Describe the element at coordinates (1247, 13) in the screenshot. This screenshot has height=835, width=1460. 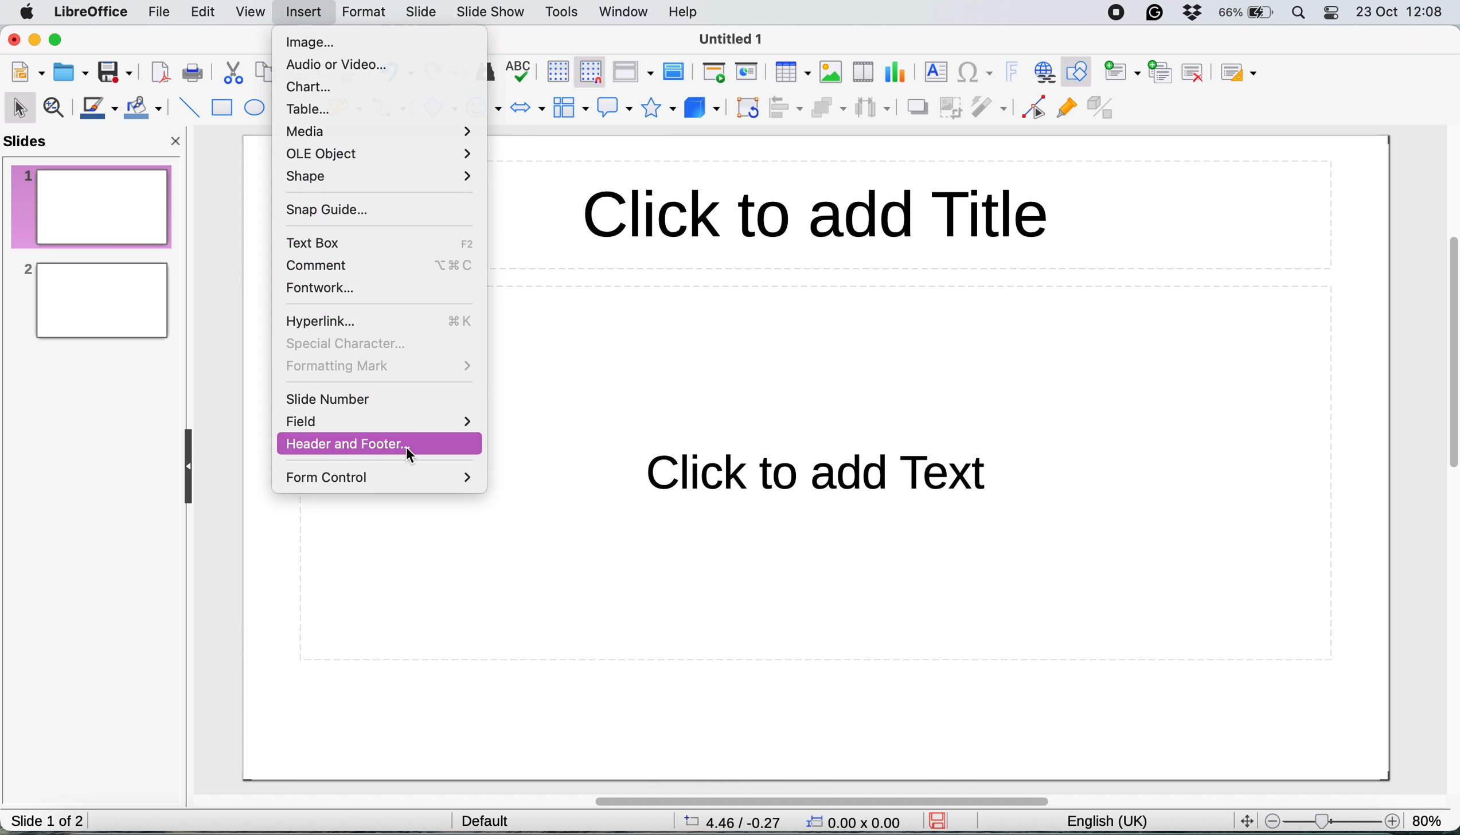
I see `battery` at that location.